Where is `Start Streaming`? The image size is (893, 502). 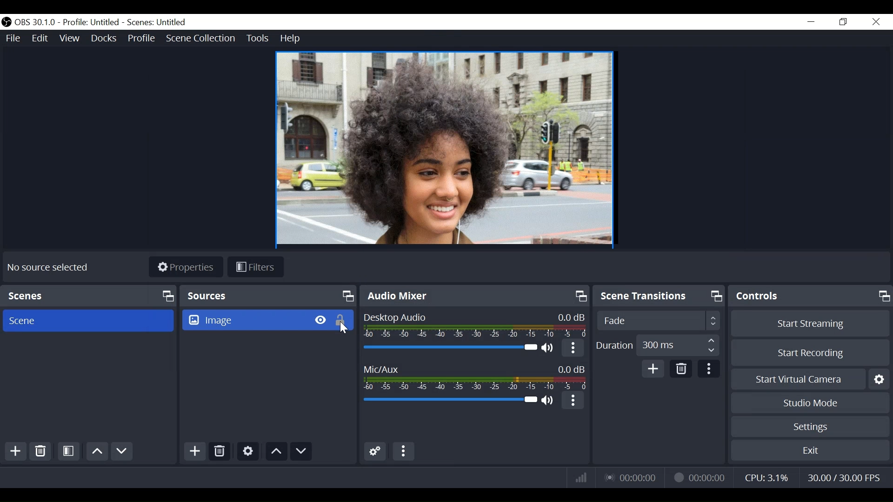 Start Streaming is located at coordinates (810, 324).